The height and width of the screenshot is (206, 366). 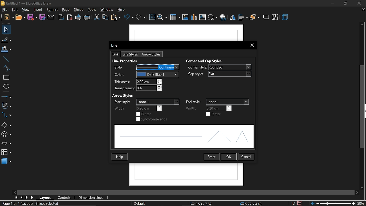 I want to click on save, so click(x=300, y=203).